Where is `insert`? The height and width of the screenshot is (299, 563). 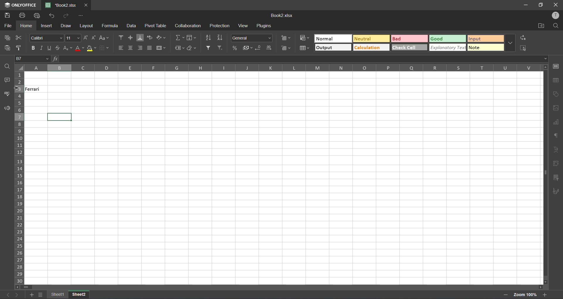
insert is located at coordinates (47, 26).